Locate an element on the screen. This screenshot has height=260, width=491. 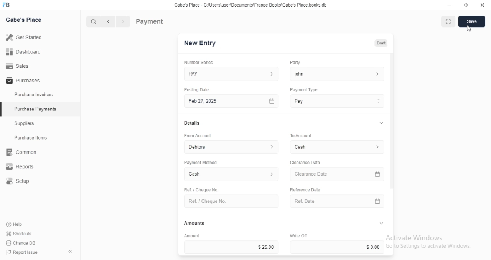
Debtors is located at coordinates (232, 146).